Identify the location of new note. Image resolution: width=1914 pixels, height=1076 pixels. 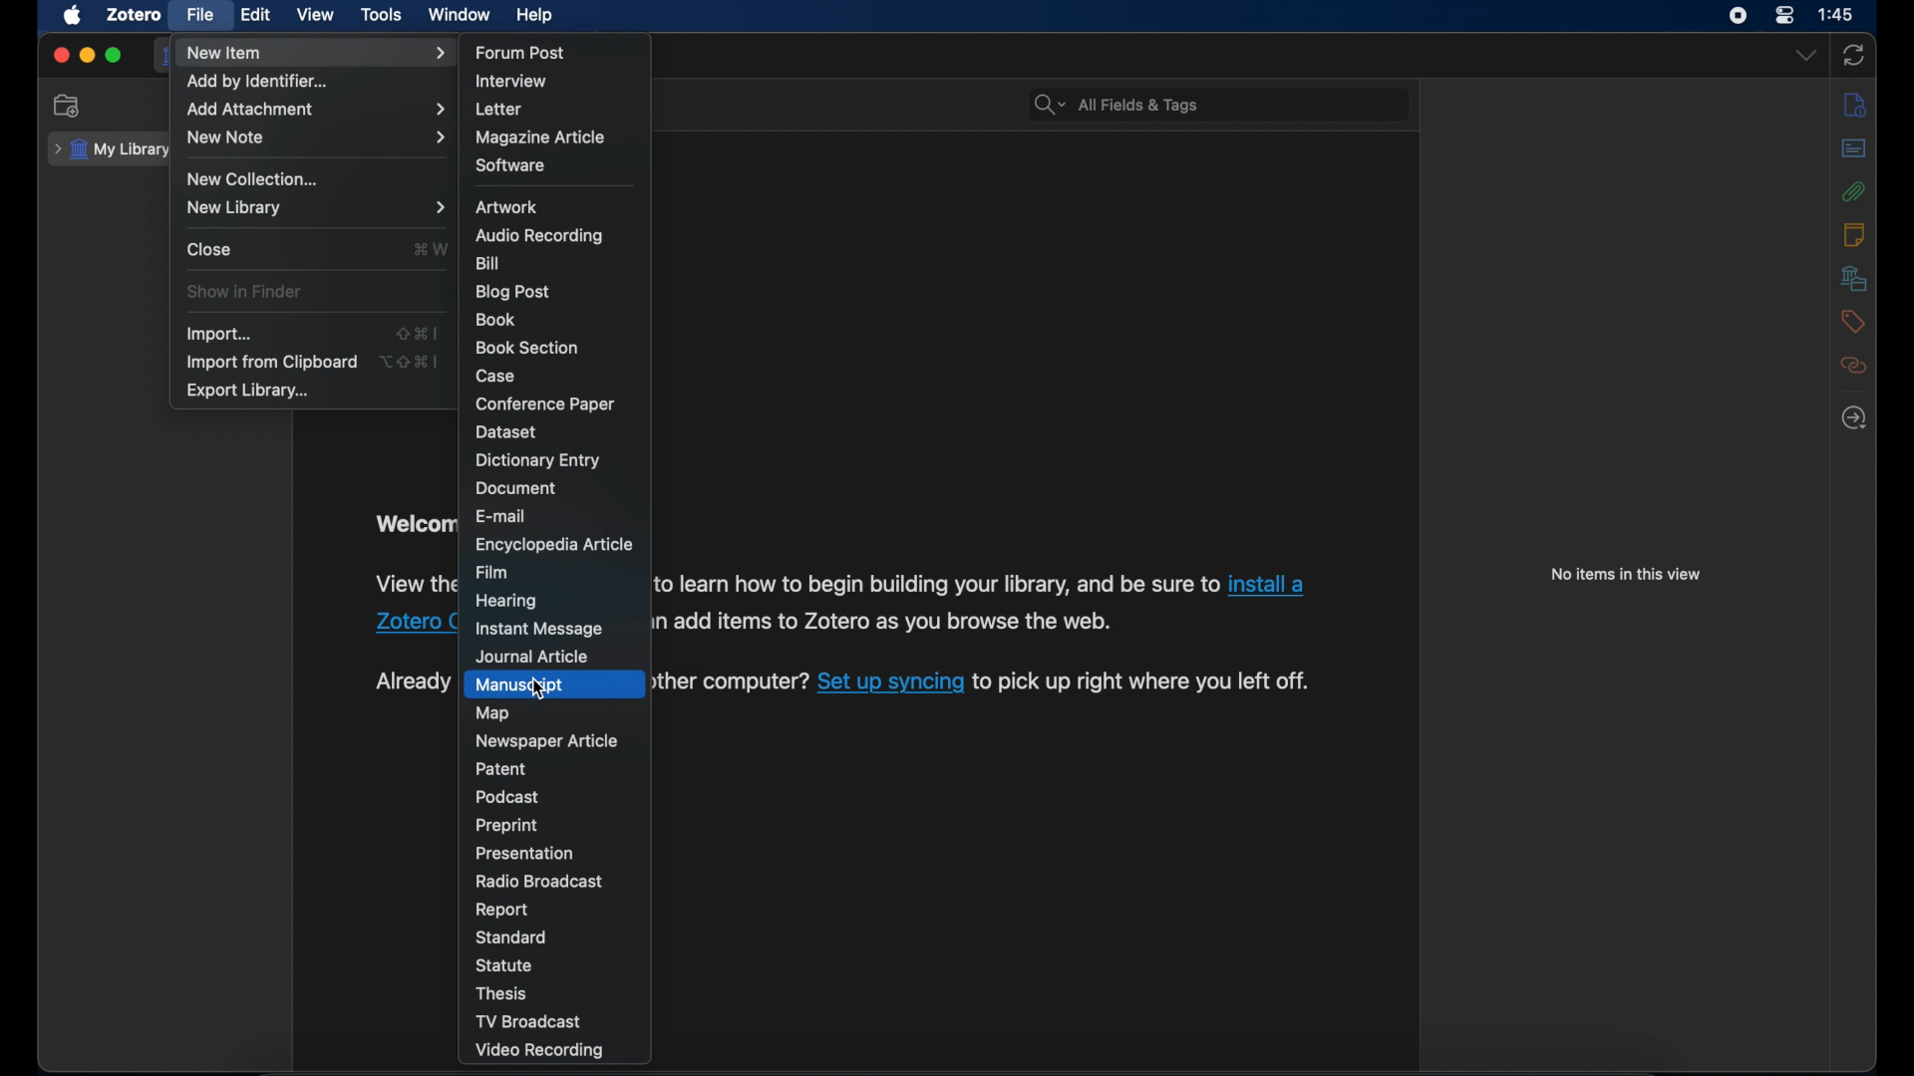
(317, 136).